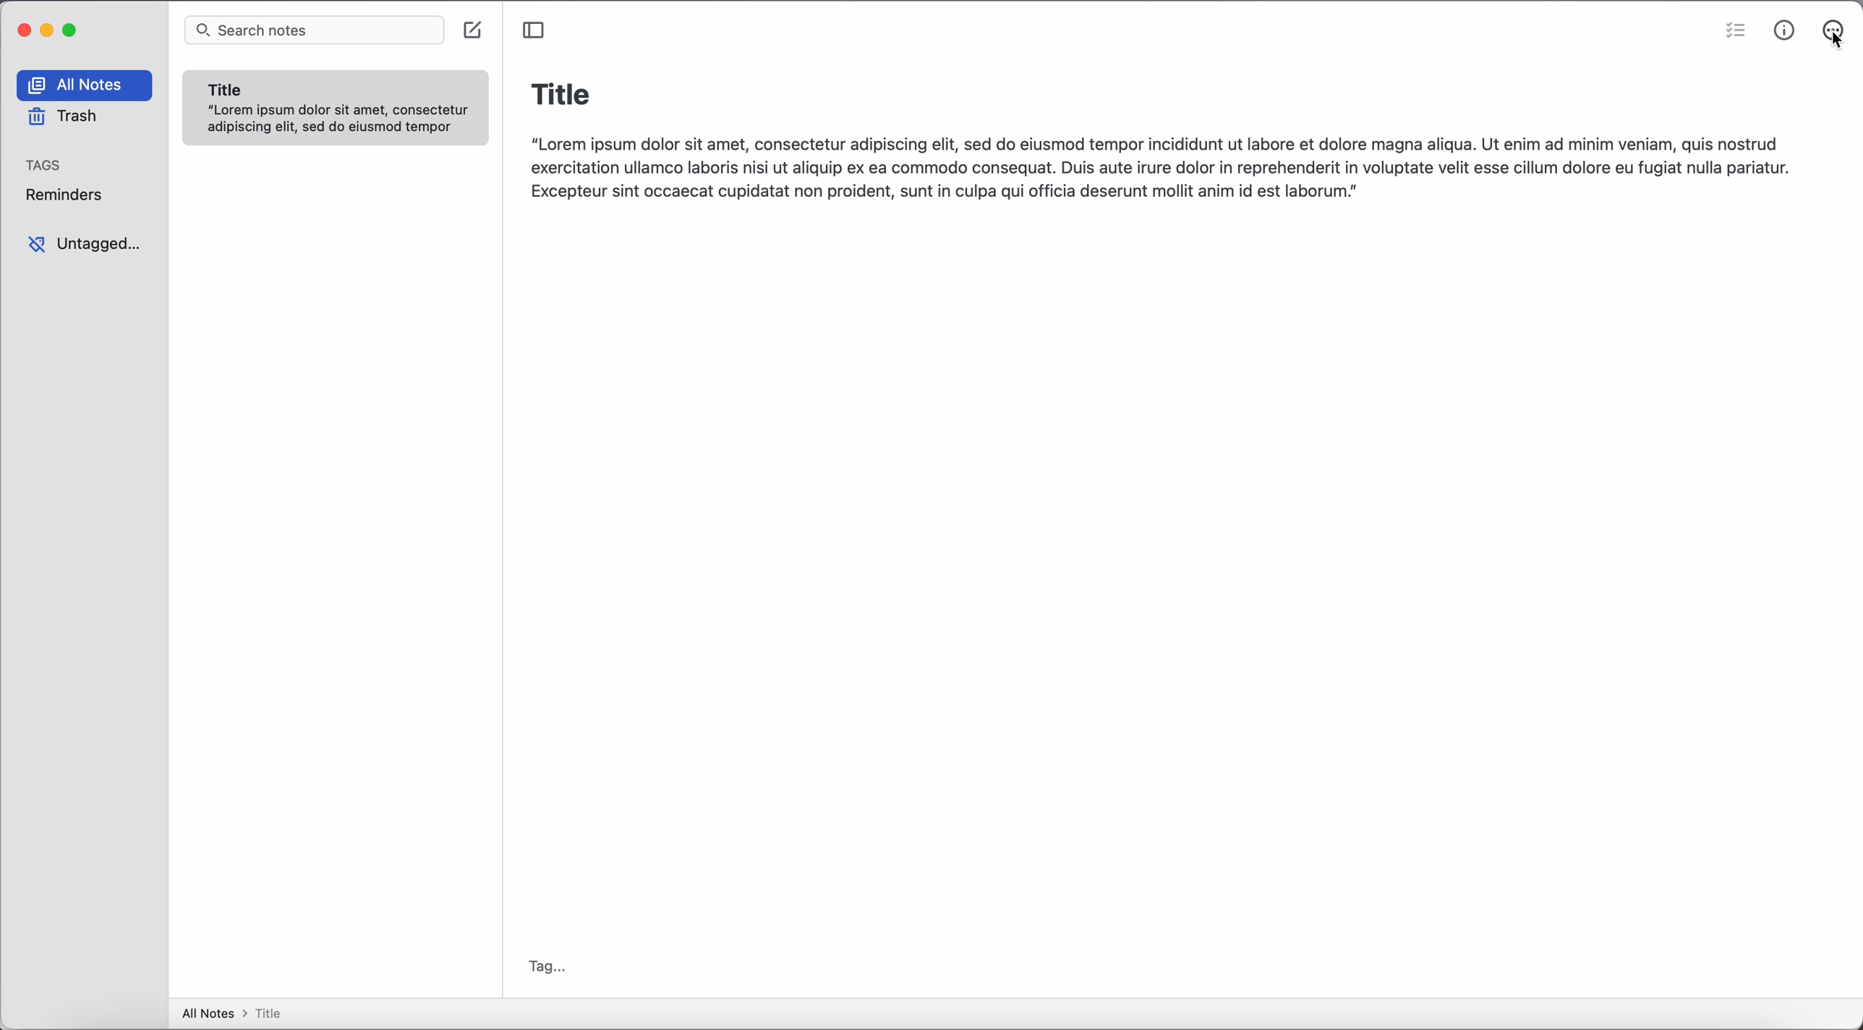 This screenshot has height=1030, width=1863. What do you see at coordinates (85, 244) in the screenshot?
I see `untagged` at bounding box center [85, 244].